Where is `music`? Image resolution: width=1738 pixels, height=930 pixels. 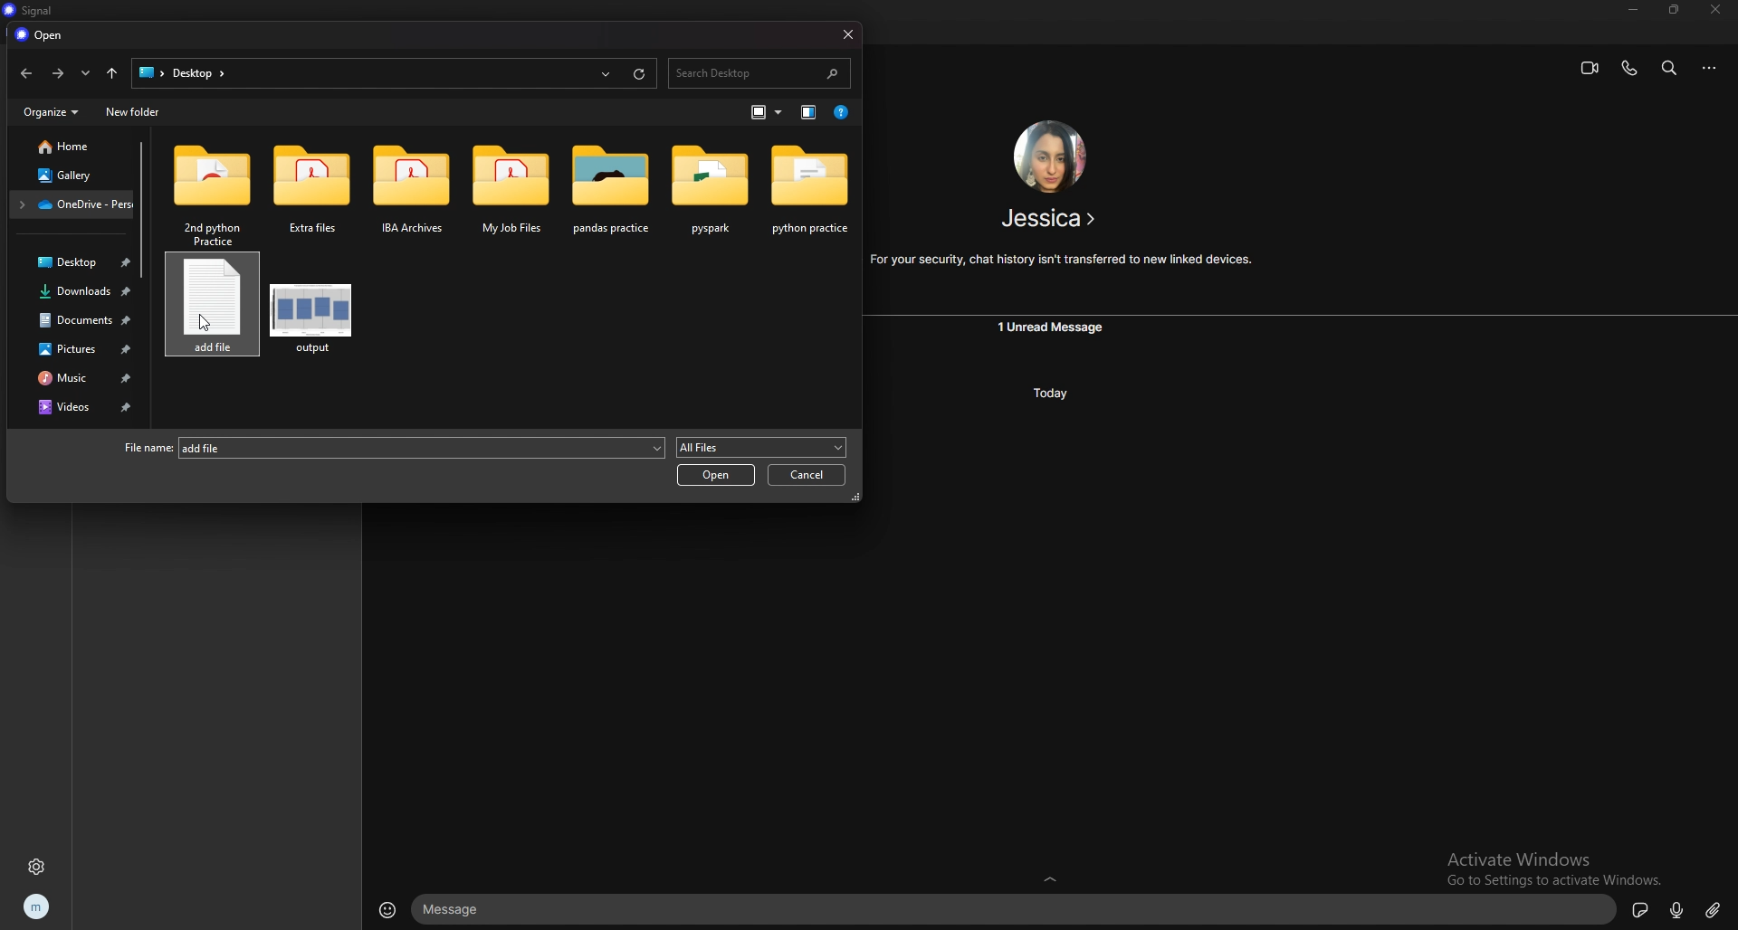
music is located at coordinates (75, 379).